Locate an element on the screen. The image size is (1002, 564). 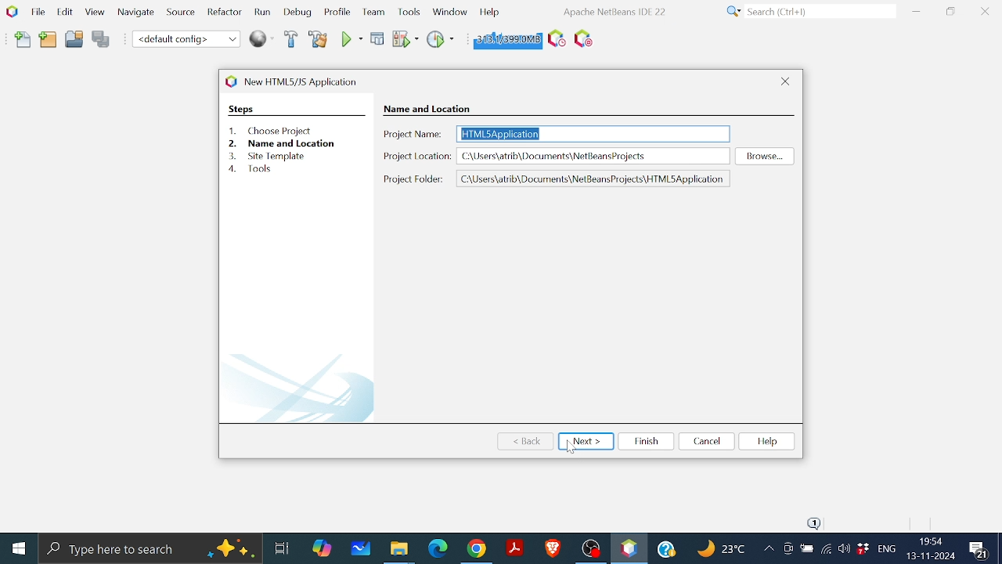
Search is located at coordinates (808, 12).